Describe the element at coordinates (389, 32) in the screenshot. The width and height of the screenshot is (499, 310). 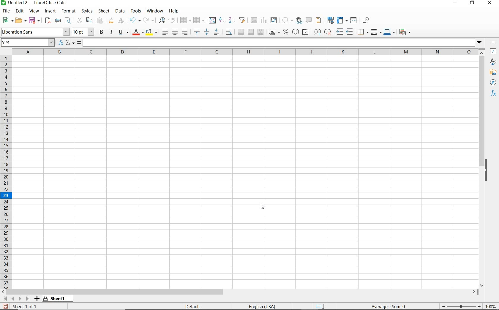
I see `BORDER COLOR` at that location.